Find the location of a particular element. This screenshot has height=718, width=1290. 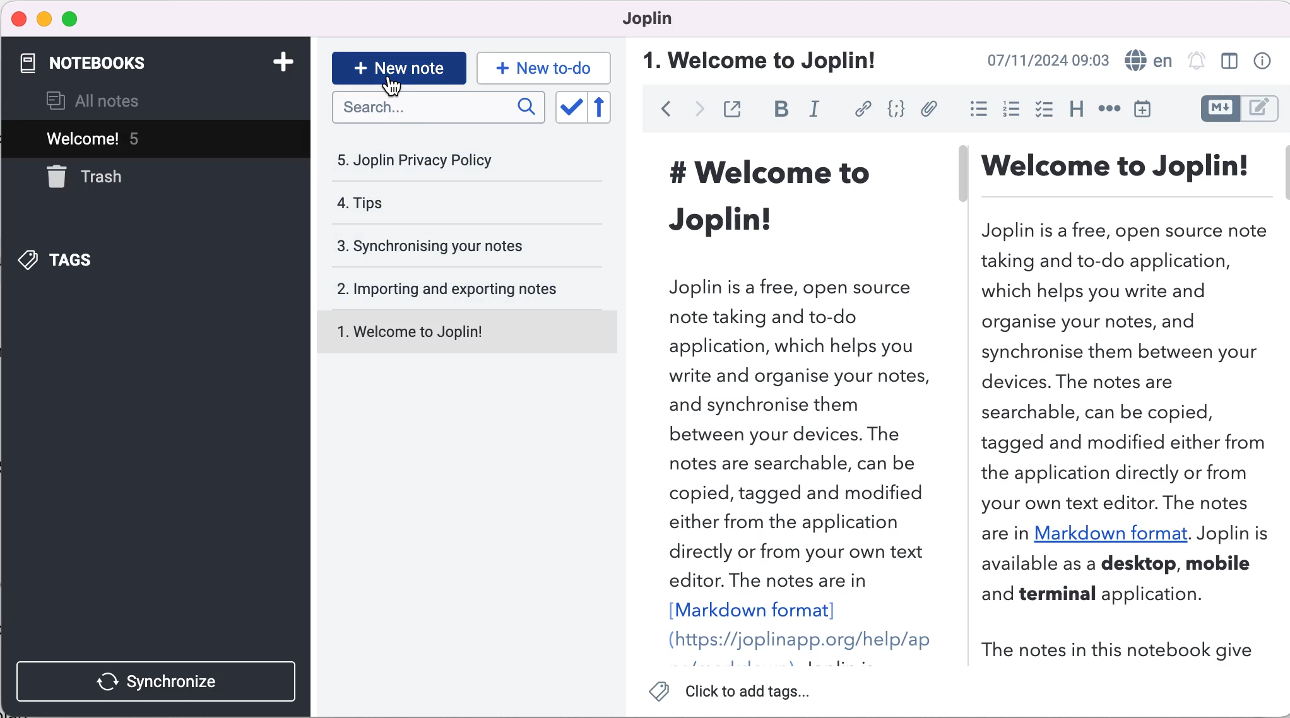

toggle editor is located at coordinates (1241, 108).